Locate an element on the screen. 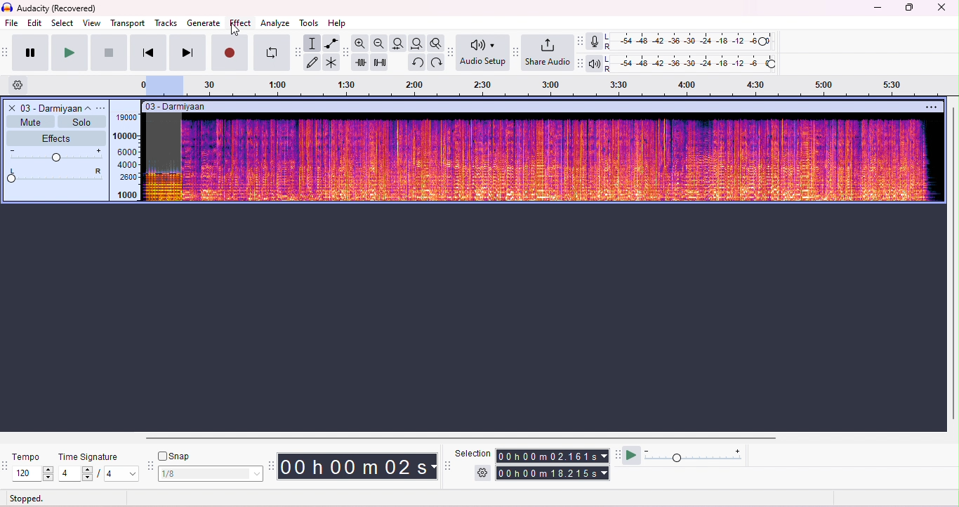  edit toolbar is located at coordinates (346, 52).